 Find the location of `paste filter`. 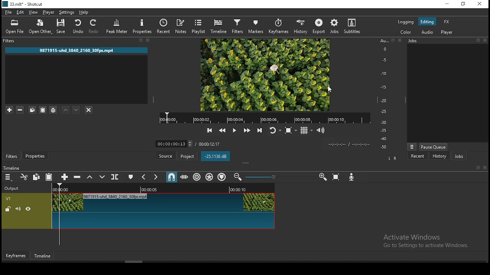

paste filter is located at coordinates (42, 110).